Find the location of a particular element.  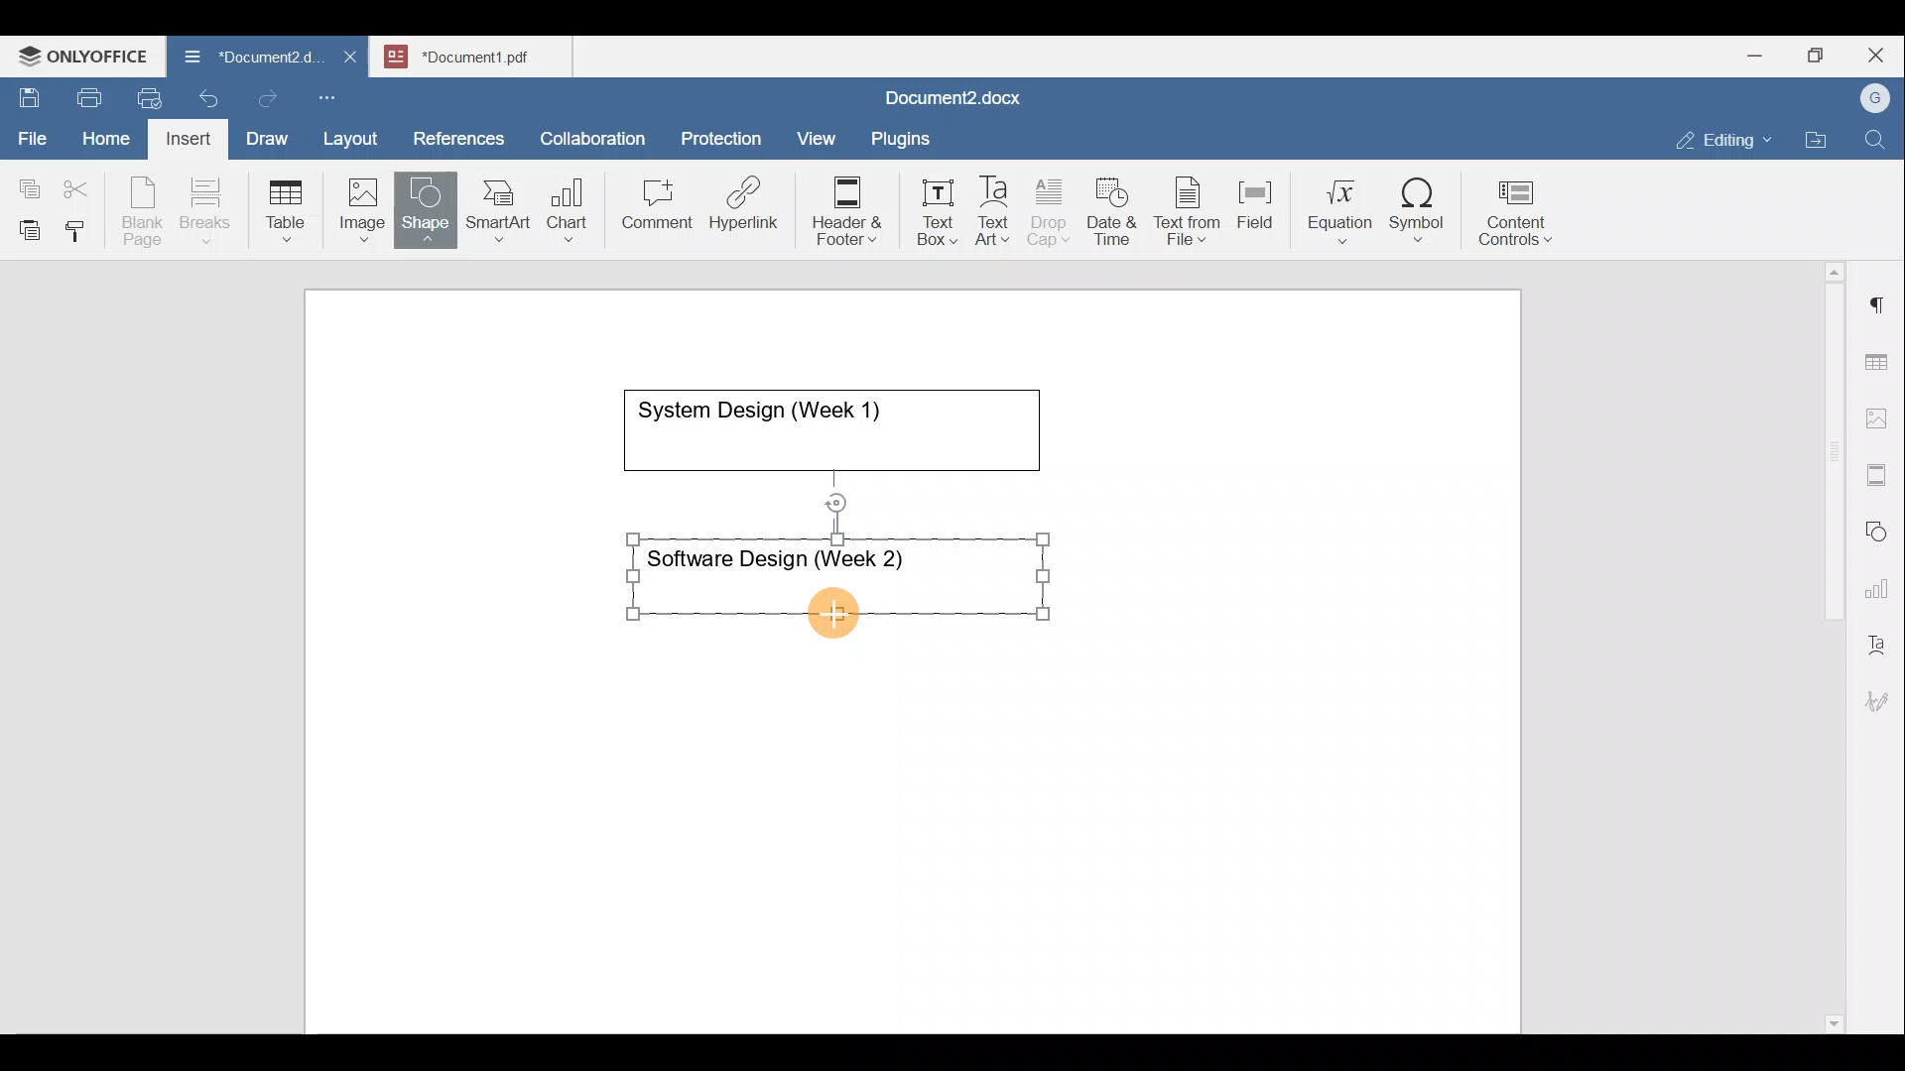

Redo is located at coordinates (267, 99).